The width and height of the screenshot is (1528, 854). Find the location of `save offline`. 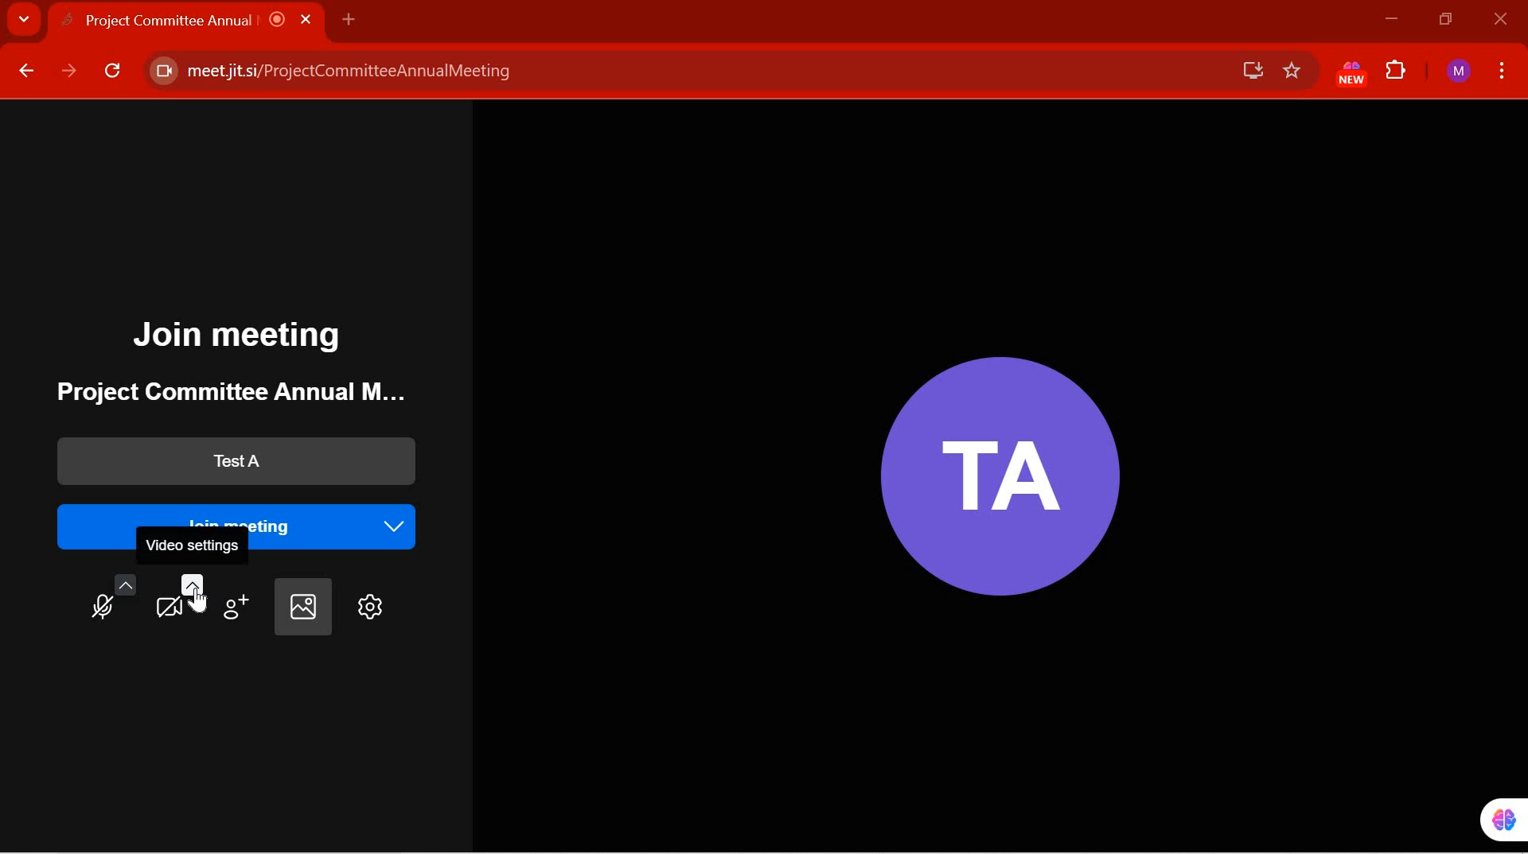

save offline is located at coordinates (1246, 70).